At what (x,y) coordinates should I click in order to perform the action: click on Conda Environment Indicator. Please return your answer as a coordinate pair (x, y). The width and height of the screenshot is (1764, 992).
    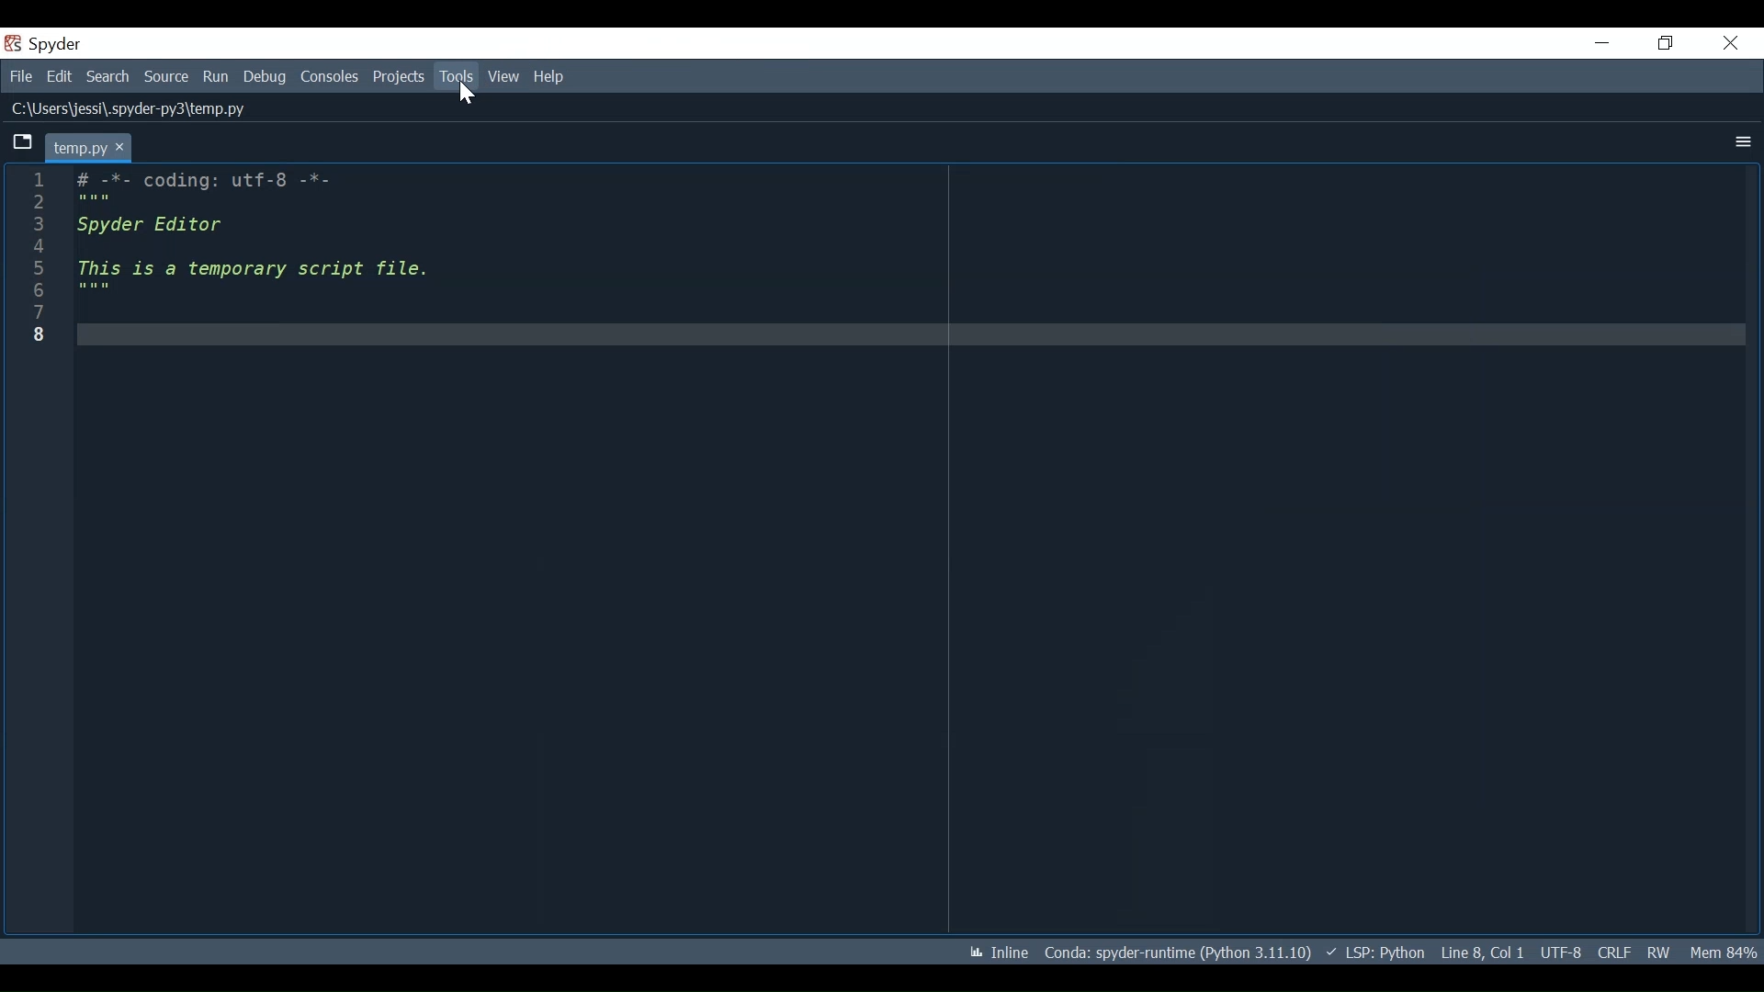
    Looking at the image, I should click on (1176, 953).